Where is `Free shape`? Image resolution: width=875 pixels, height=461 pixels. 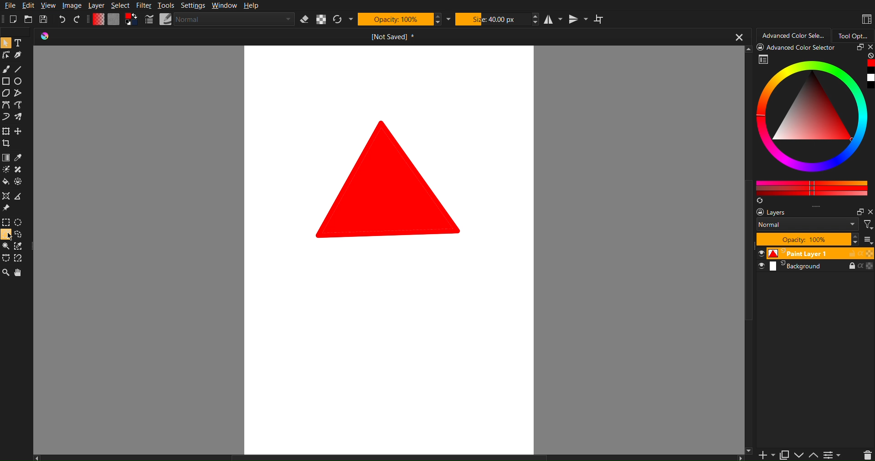
Free shape is located at coordinates (19, 117).